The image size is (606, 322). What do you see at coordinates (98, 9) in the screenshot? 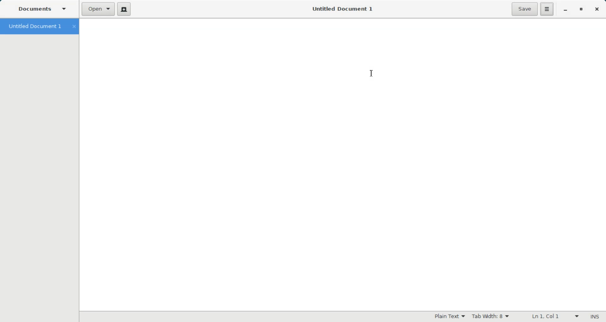
I see `Open a file` at bounding box center [98, 9].